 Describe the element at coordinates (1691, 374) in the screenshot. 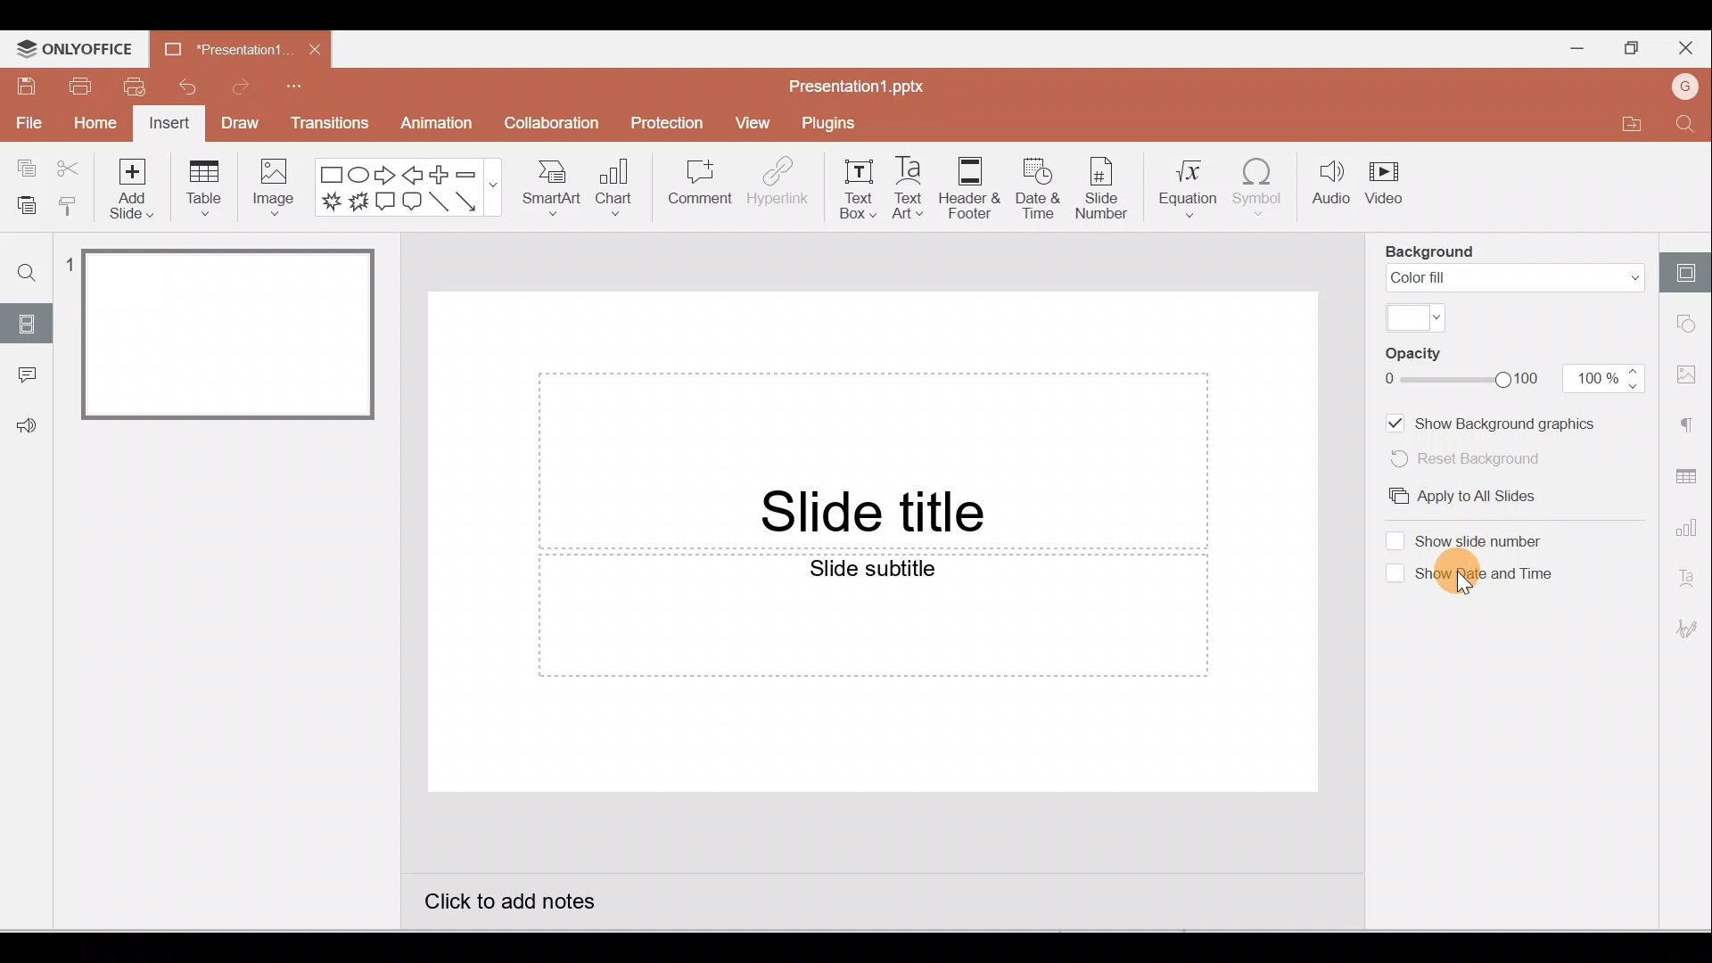

I see `Image settings` at that location.